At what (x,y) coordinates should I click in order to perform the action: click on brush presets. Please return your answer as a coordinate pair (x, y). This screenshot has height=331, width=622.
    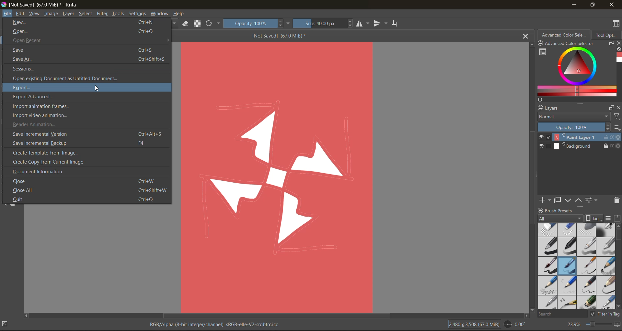
    Looking at the image, I should click on (577, 267).